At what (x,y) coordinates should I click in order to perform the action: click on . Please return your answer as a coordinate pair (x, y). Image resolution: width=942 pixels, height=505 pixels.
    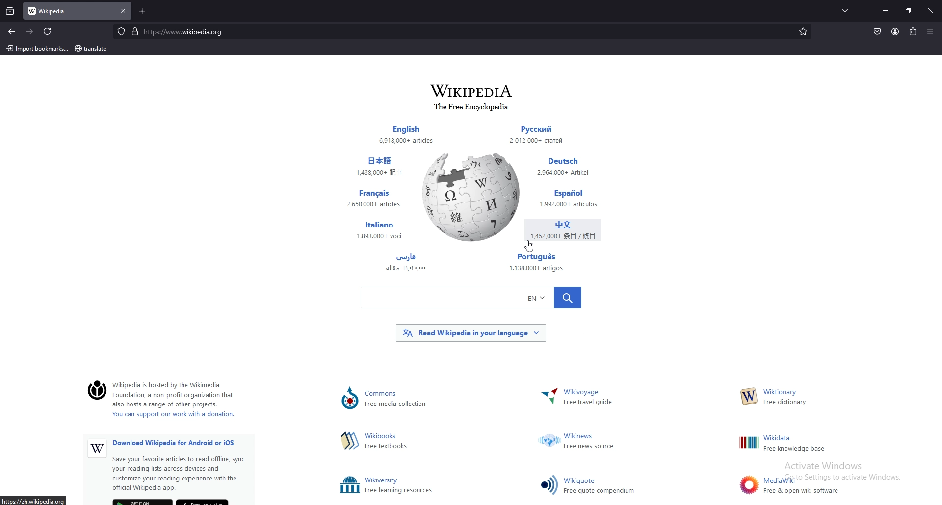
    Looking at the image, I should click on (471, 333).